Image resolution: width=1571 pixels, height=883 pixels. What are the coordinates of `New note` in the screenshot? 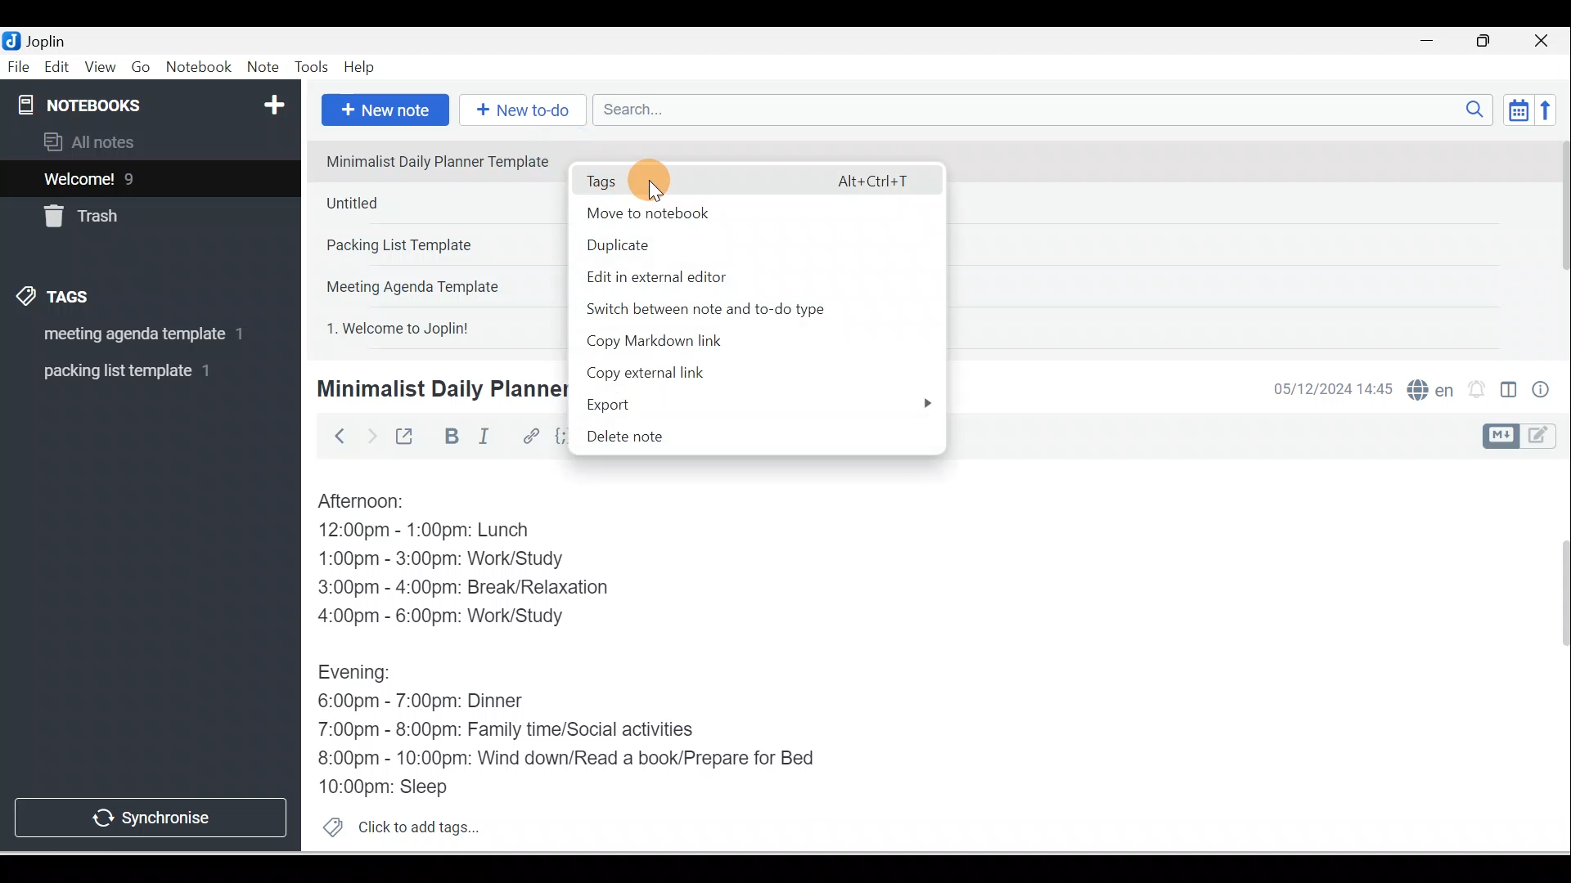 It's located at (382, 111).